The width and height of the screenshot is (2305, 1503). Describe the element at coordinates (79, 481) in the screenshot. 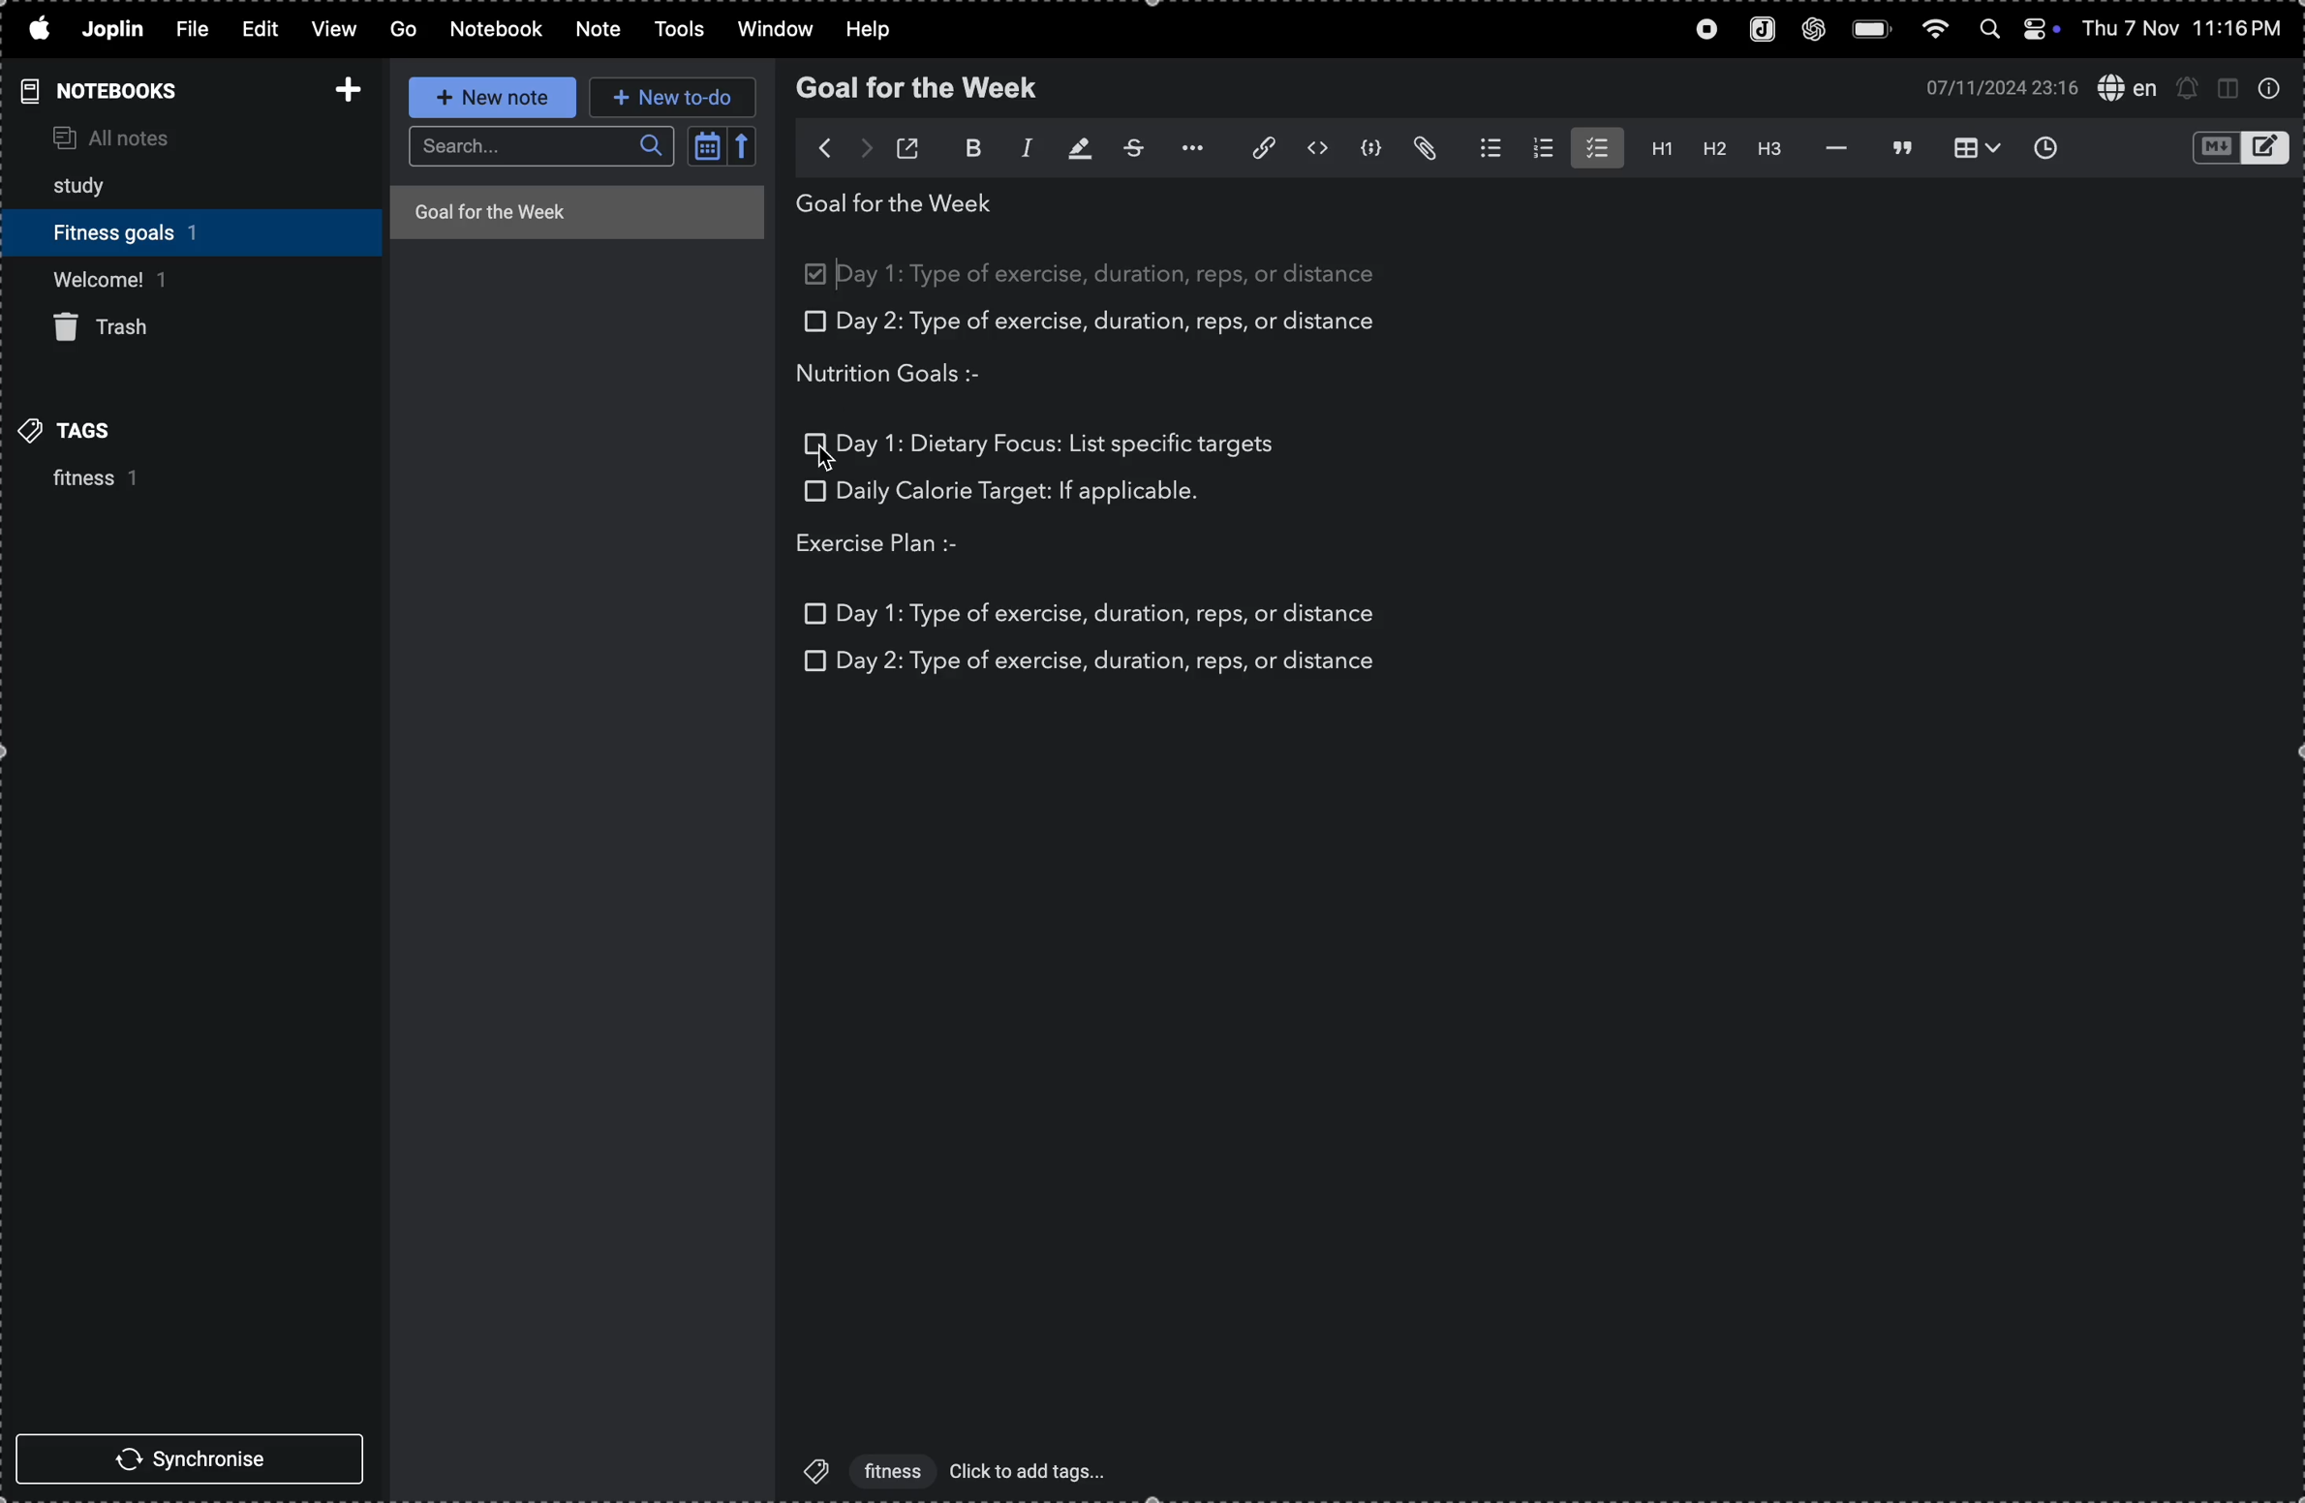

I see `fitness 1` at that location.